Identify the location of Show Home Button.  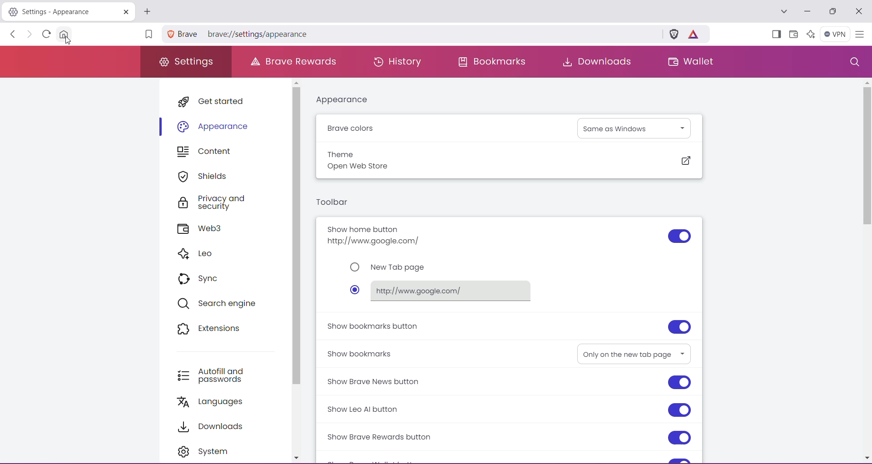
(380, 235).